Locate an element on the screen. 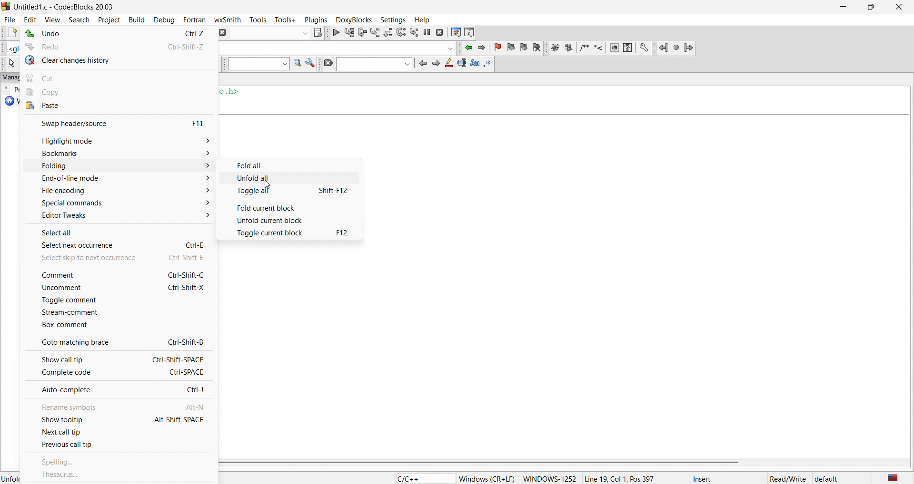 The image size is (914, 484). cursor  is located at coordinates (265, 183).